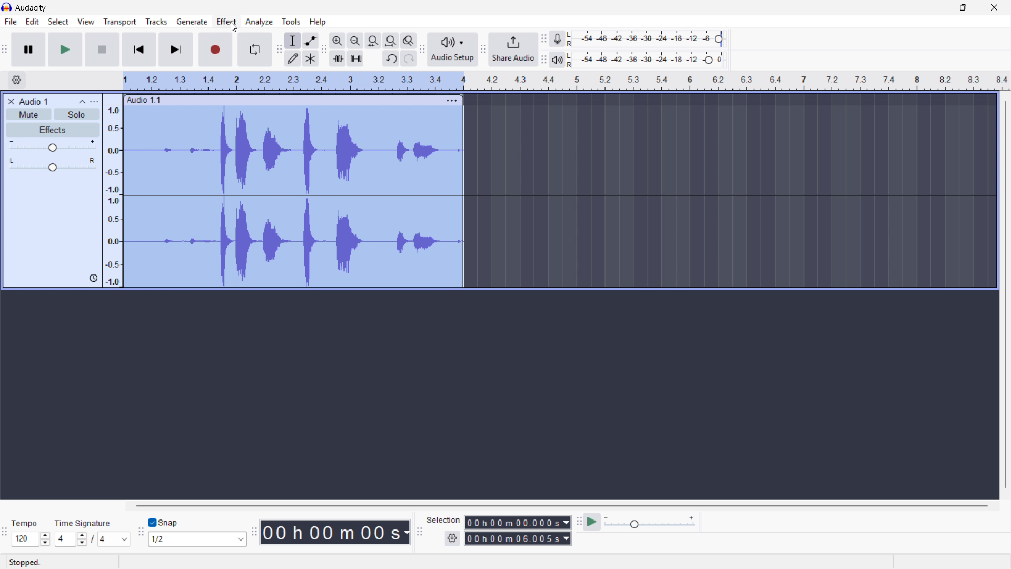 Image resolution: width=1011 pixels, height=569 pixels. Describe the element at coordinates (291, 22) in the screenshot. I see `Tools` at that location.